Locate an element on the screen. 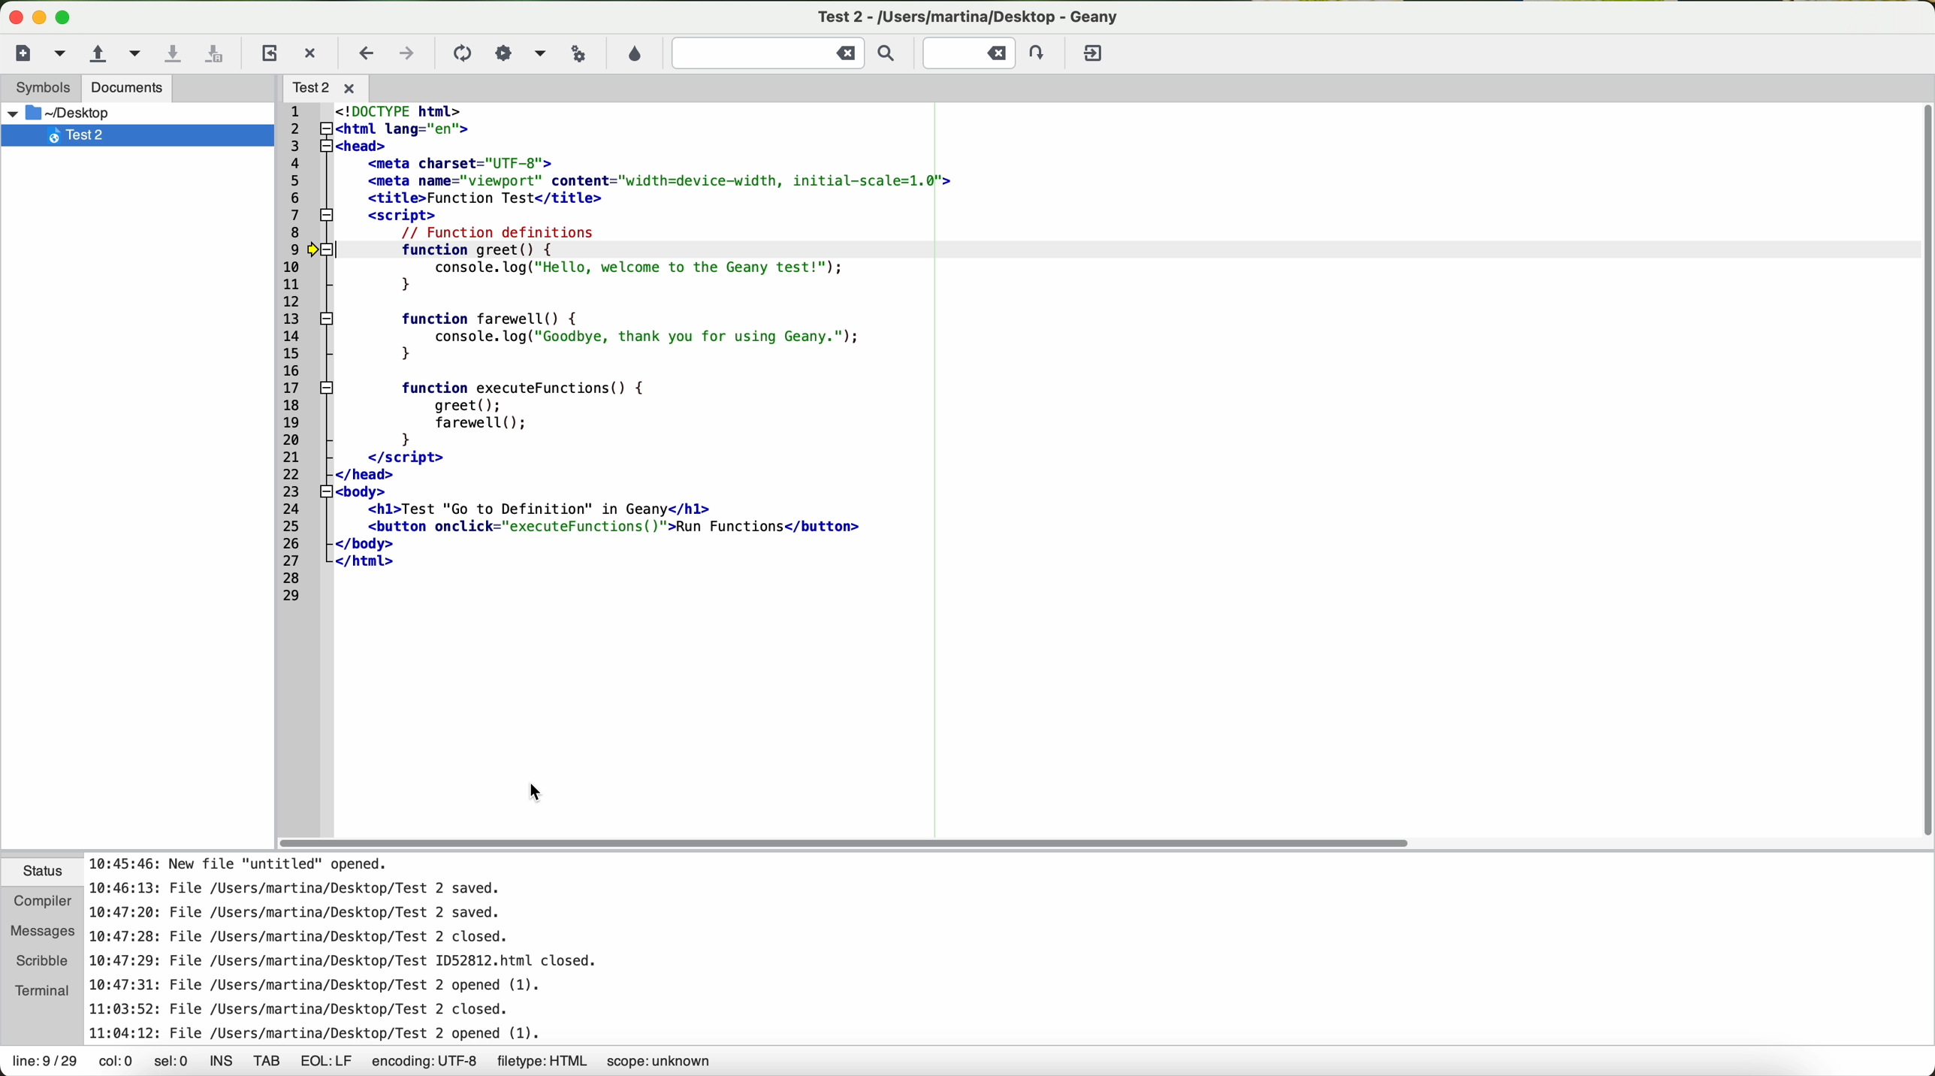 The height and width of the screenshot is (1076, 1935). quit the current file is located at coordinates (312, 53).